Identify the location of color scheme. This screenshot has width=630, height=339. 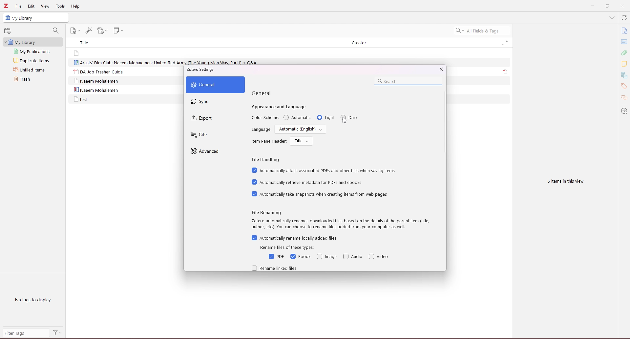
(265, 118).